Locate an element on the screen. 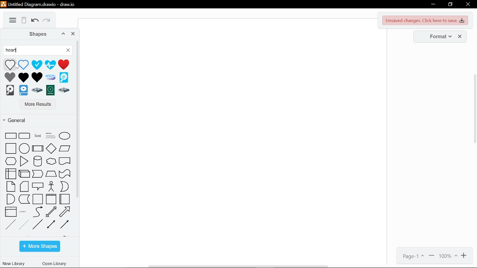 The width and height of the screenshot is (477, 268). page1 is located at coordinates (411, 256).